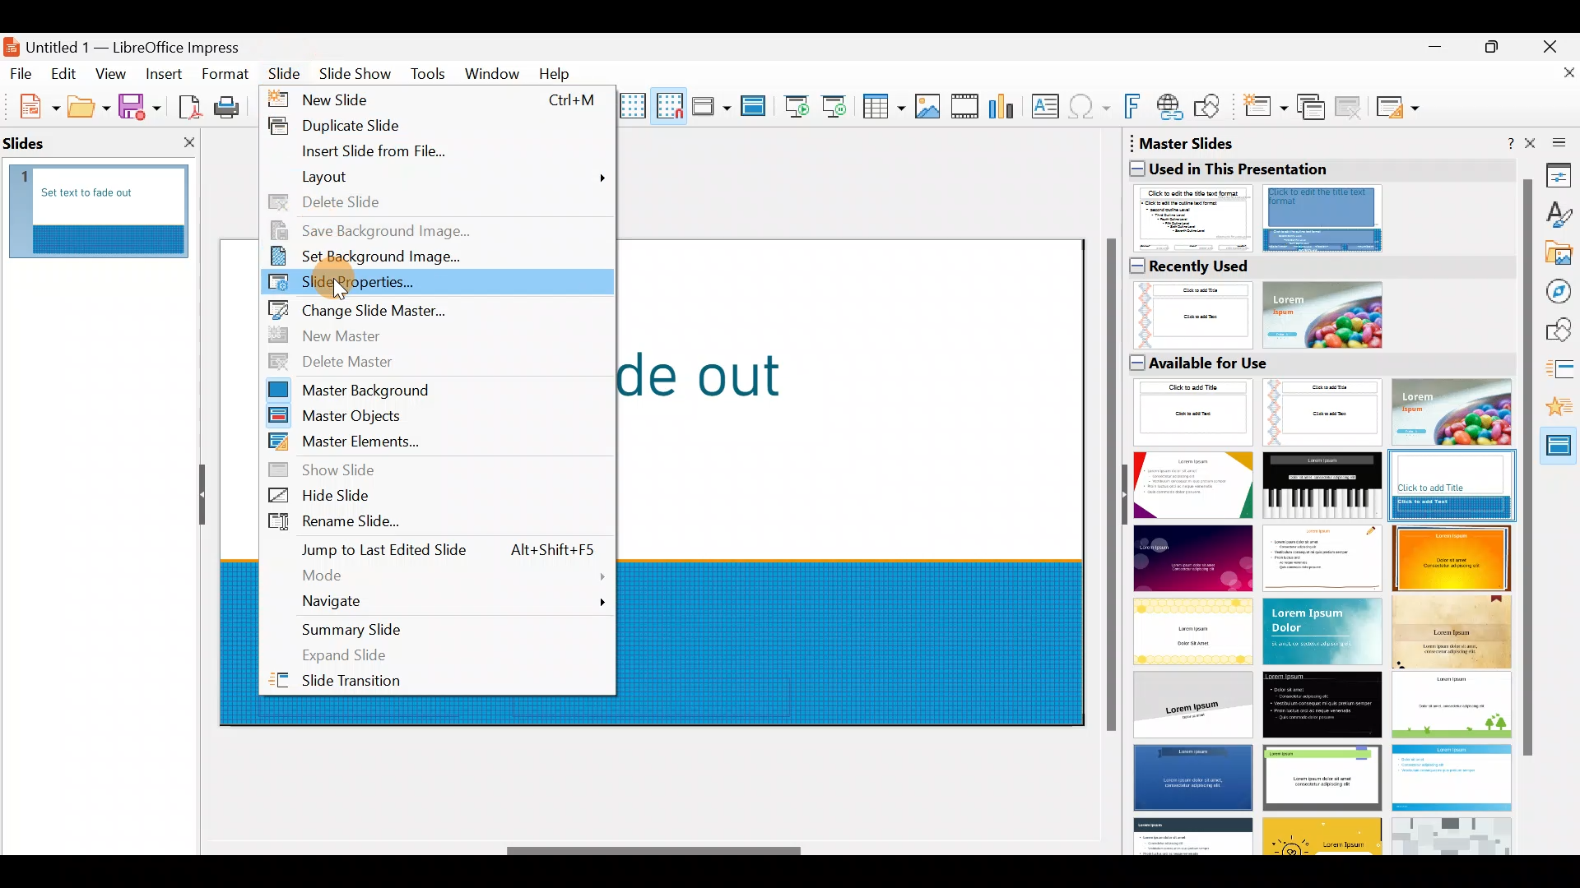  What do you see at coordinates (1399, 107) in the screenshot?
I see `Slide layout` at bounding box center [1399, 107].